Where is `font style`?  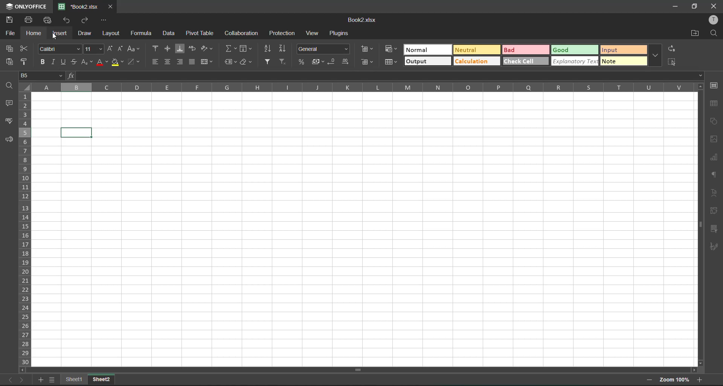 font style is located at coordinates (58, 48).